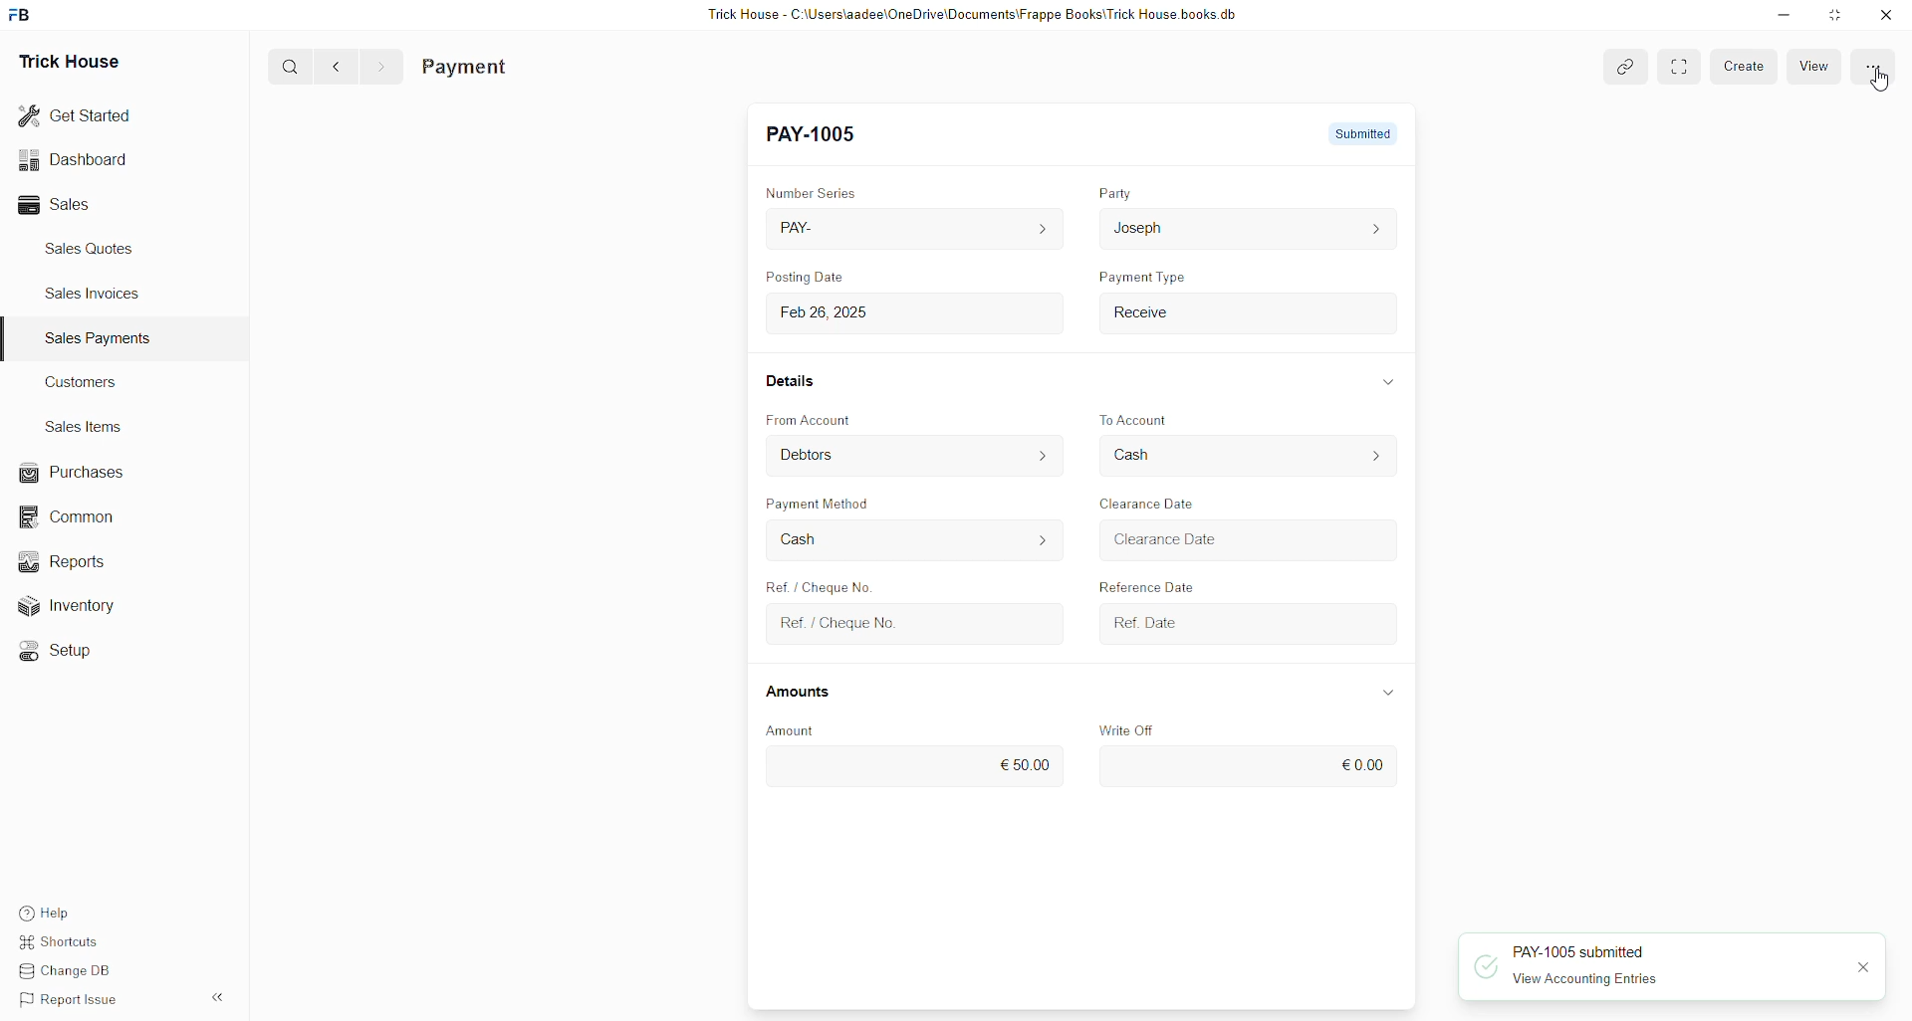 This screenshot has height=1021, width=1912. What do you see at coordinates (1747, 67) in the screenshot?
I see `Create` at bounding box center [1747, 67].